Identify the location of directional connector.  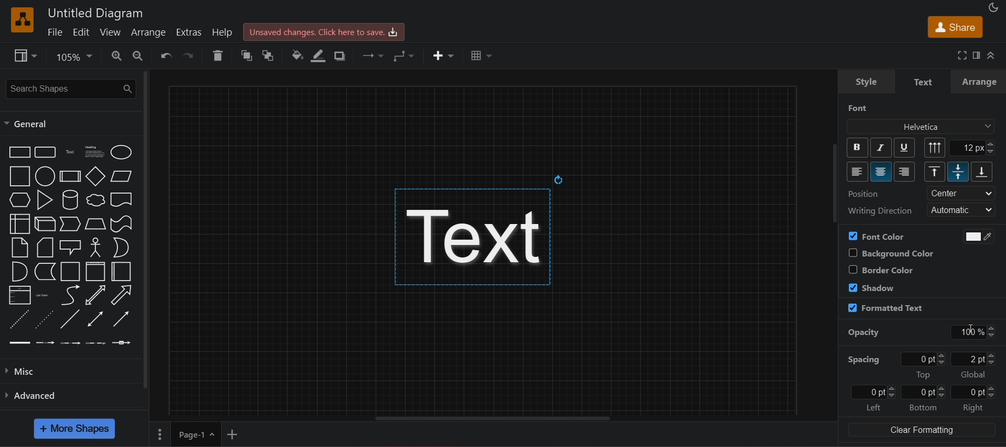
(122, 319).